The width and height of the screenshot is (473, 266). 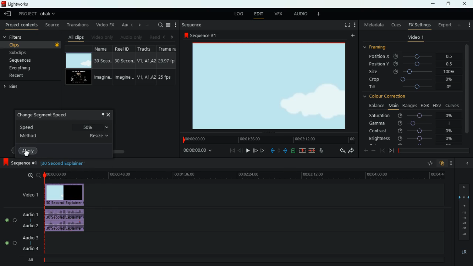 I want to click on close, so click(x=109, y=114).